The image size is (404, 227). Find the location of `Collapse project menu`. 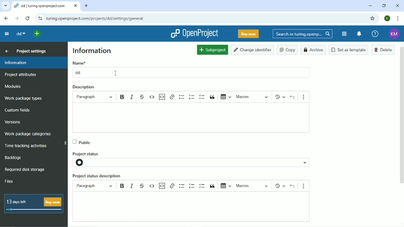

Collapse project menu is located at coordinates (7, 34).